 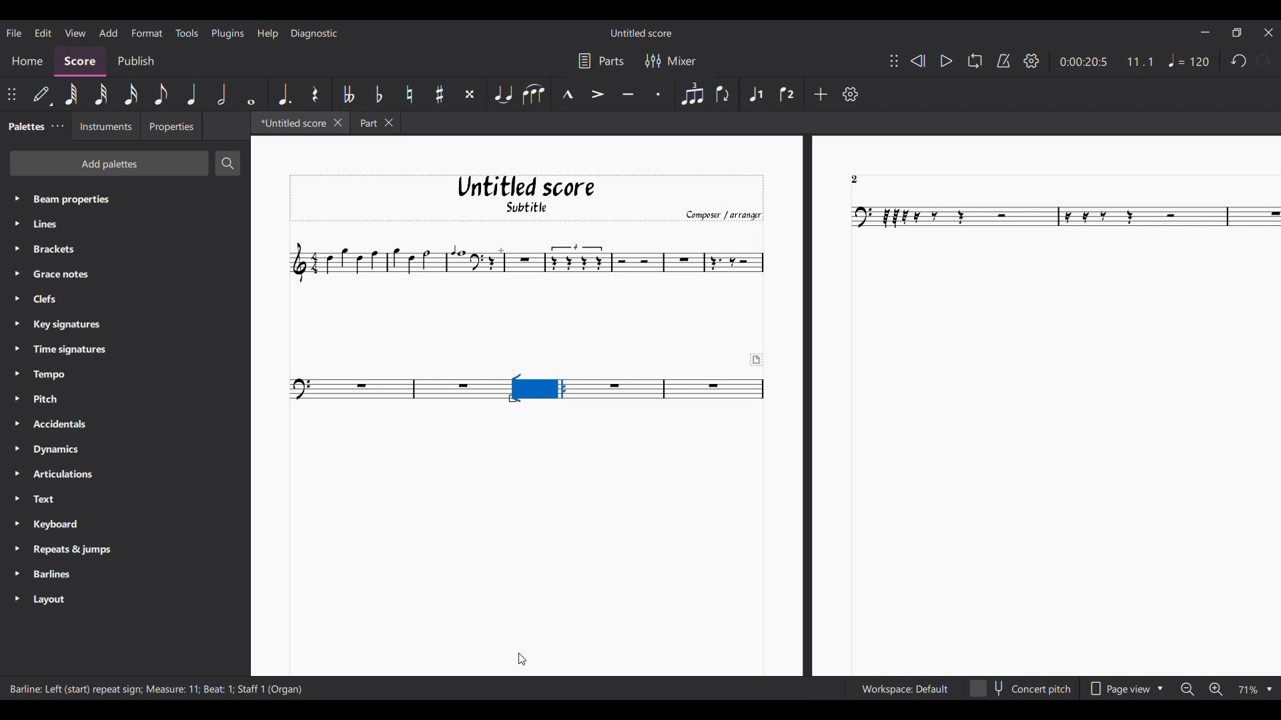 What do you see at coordinates (918, 61) in the screenshot?
I see `Rewind` at bounding box center [918, 61].